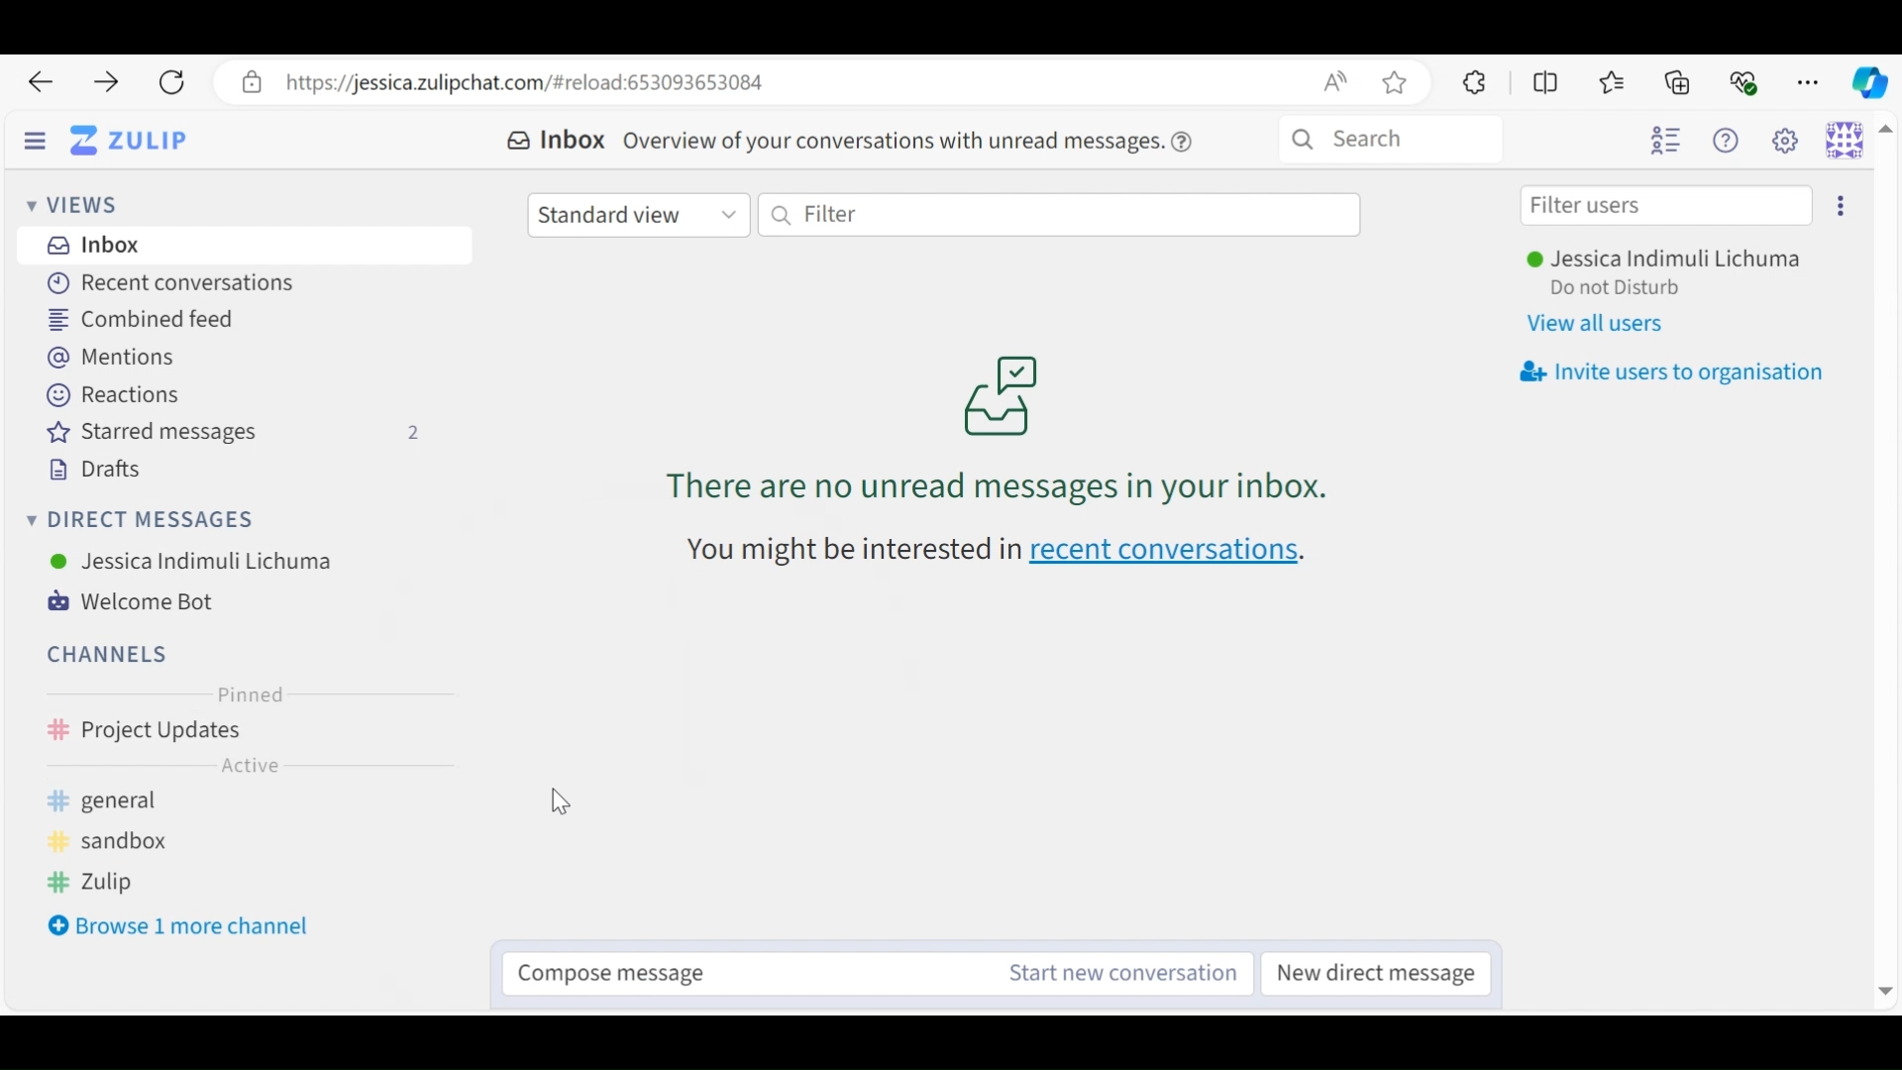 The width and height of the screenshot is (1902, 1070). Describe the element at coordinates (145, 318) in the screenshot. I see `Combined feed` at that location.